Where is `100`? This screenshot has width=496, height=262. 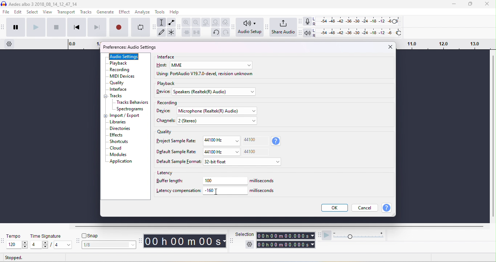
100 is located at coordinates (225, 181).